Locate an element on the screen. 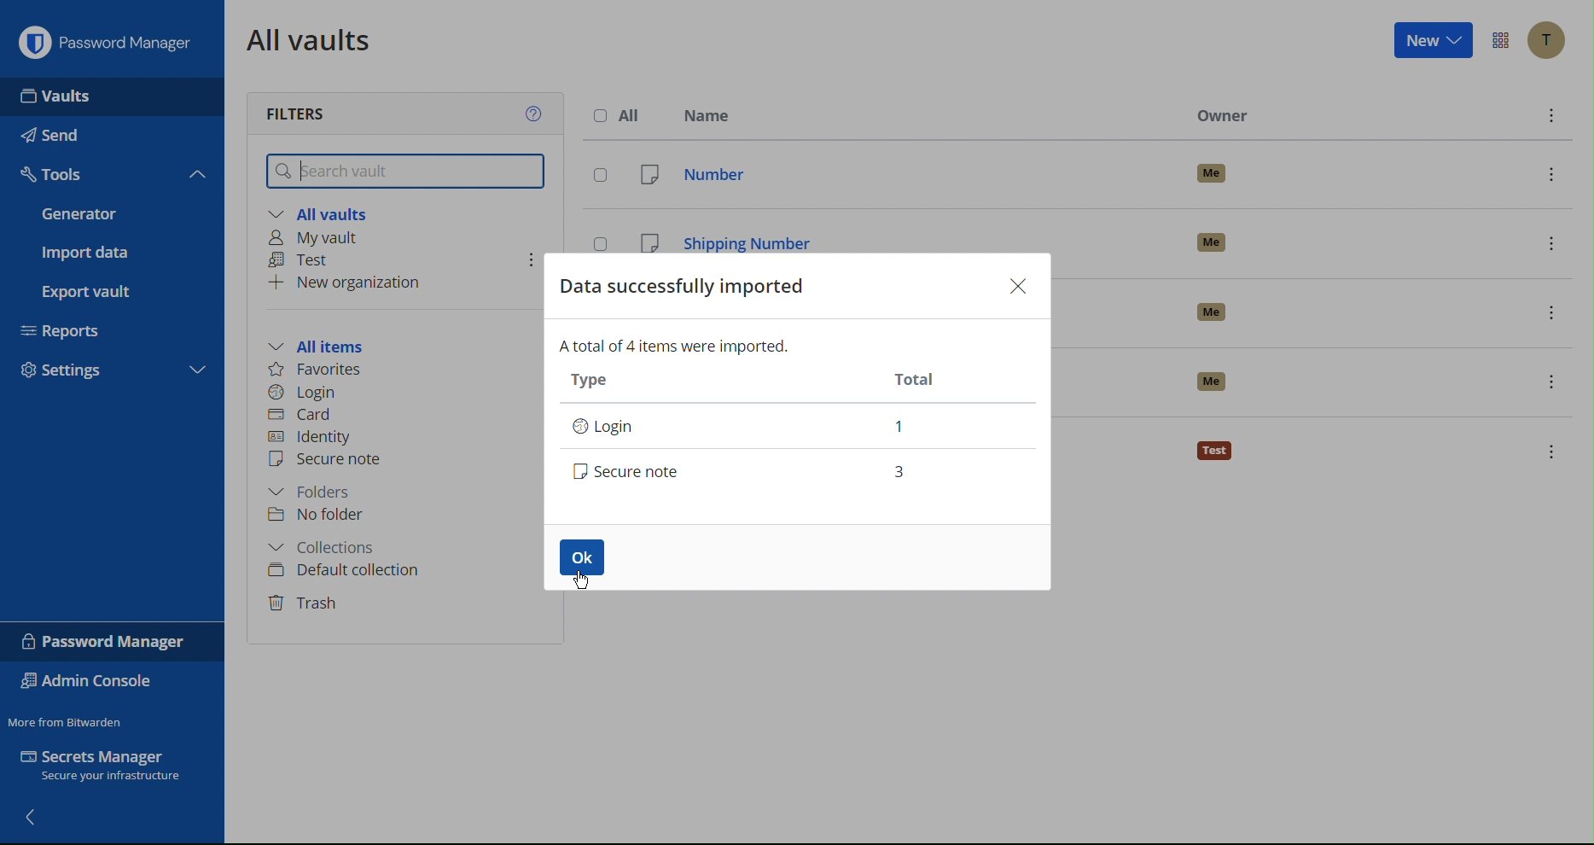 The image size is (1594, 845). 3 is located at coordinates (904, 474).